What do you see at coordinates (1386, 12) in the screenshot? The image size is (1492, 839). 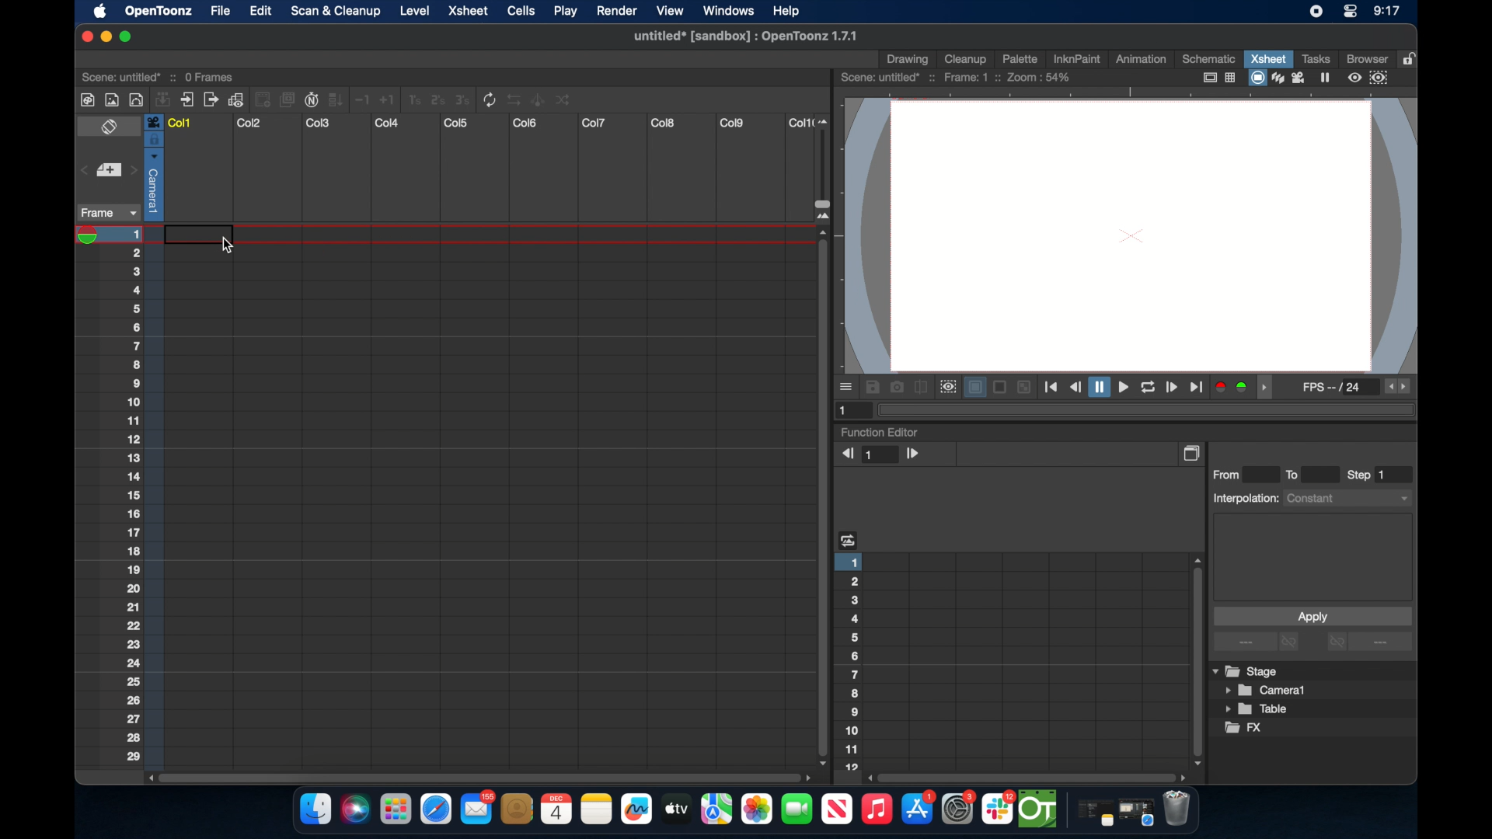 I see `time` at bounding box center [1386, 12].